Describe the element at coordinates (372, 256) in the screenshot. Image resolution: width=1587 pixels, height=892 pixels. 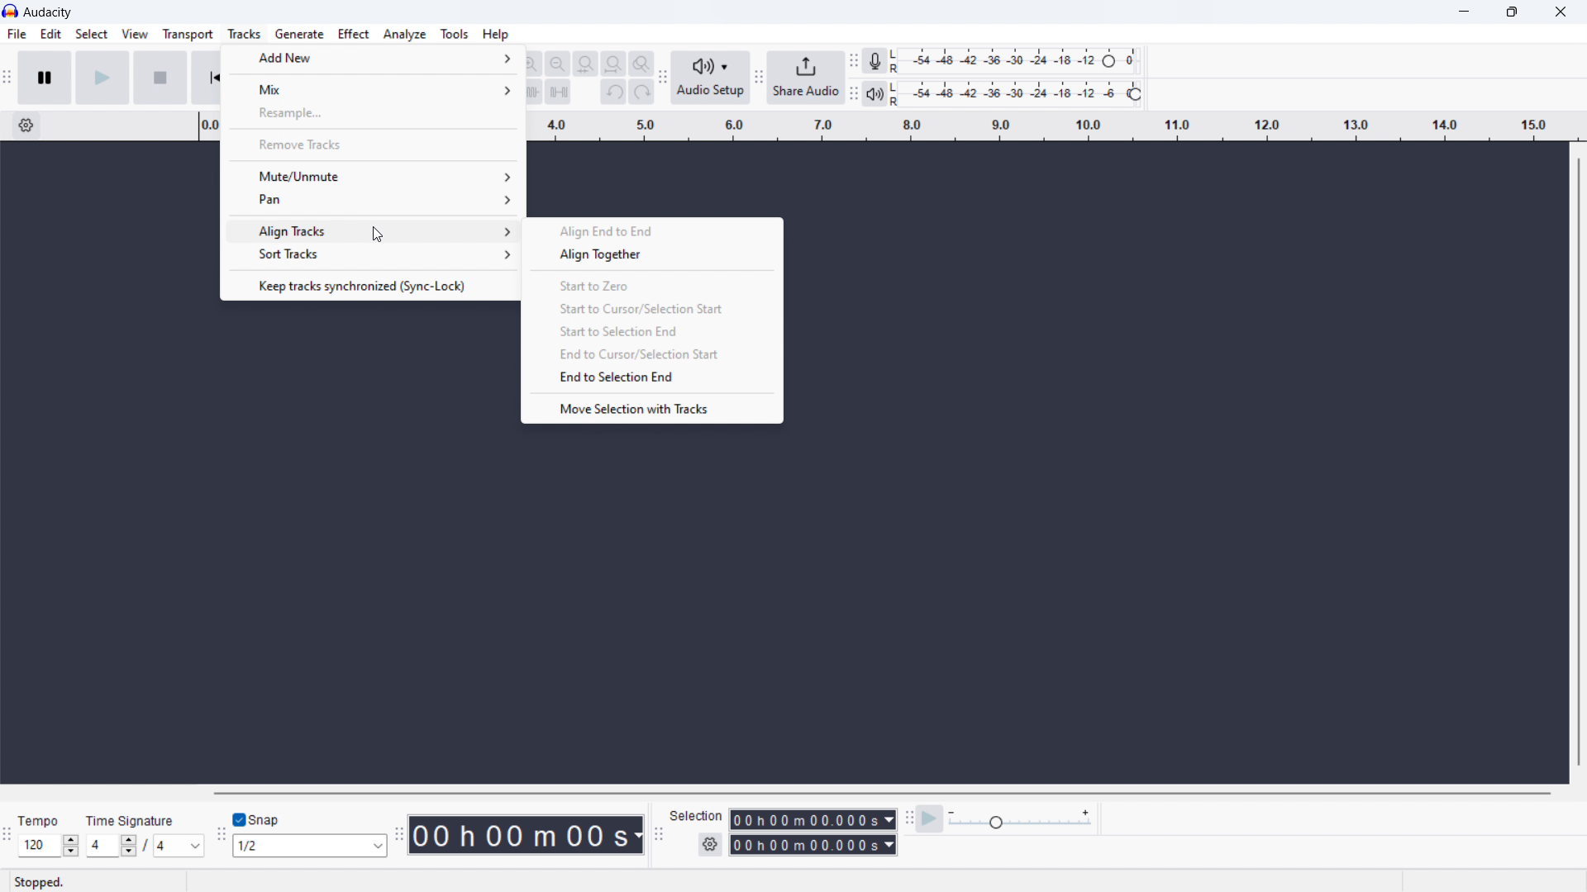
I see `sort tracks` at that location.